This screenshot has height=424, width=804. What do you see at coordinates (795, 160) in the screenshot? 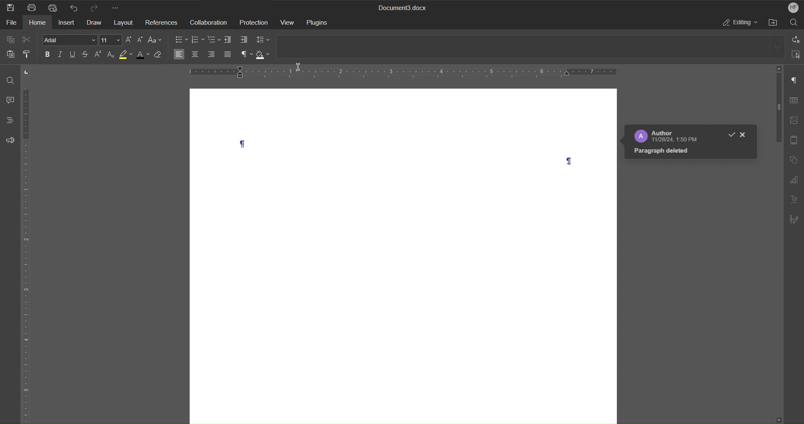
I see `Shape Settings` at bounding box center [795, 160].